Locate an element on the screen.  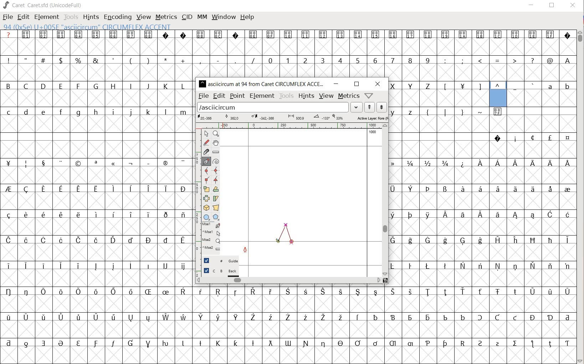
add a curve point always either horizontal or vertical is located at coordinates (216, 171).